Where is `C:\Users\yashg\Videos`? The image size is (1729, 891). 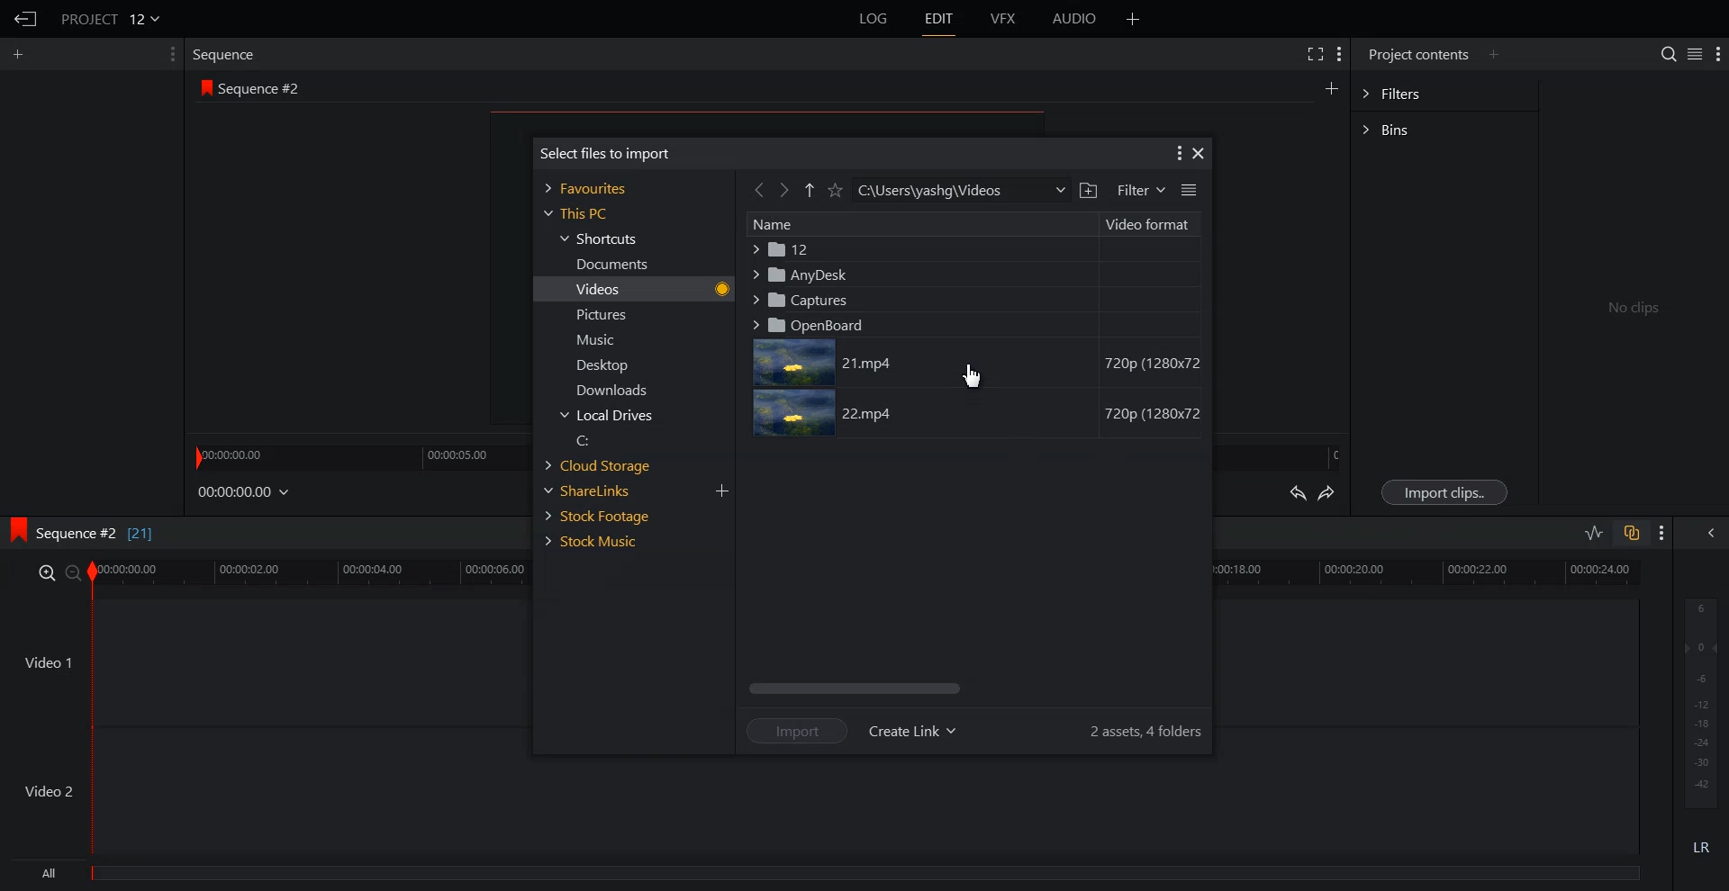
C:\Users\yashg\Videos is located at coordinates (961, 190).